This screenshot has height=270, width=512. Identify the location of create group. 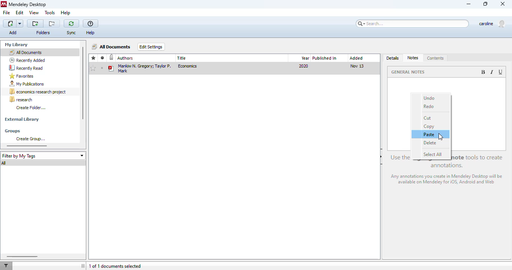
(30, 139).